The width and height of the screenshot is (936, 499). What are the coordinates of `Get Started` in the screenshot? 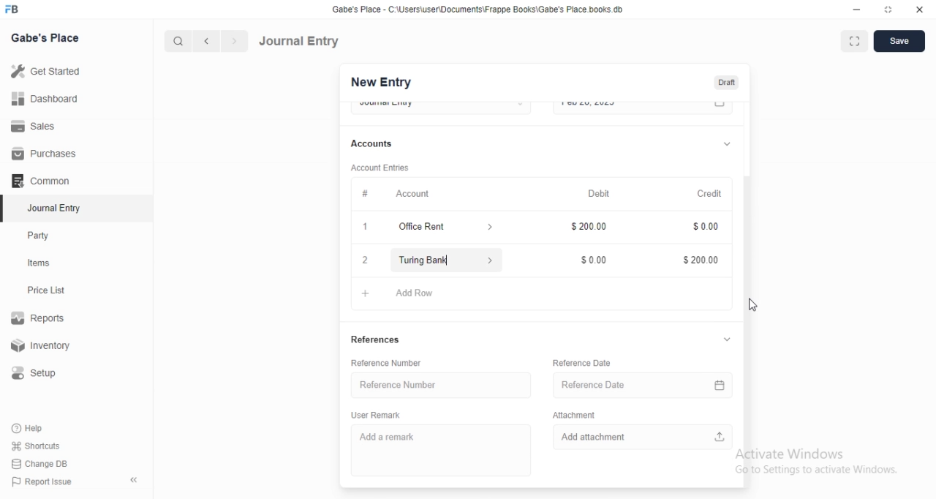 It's located at (45, 72).